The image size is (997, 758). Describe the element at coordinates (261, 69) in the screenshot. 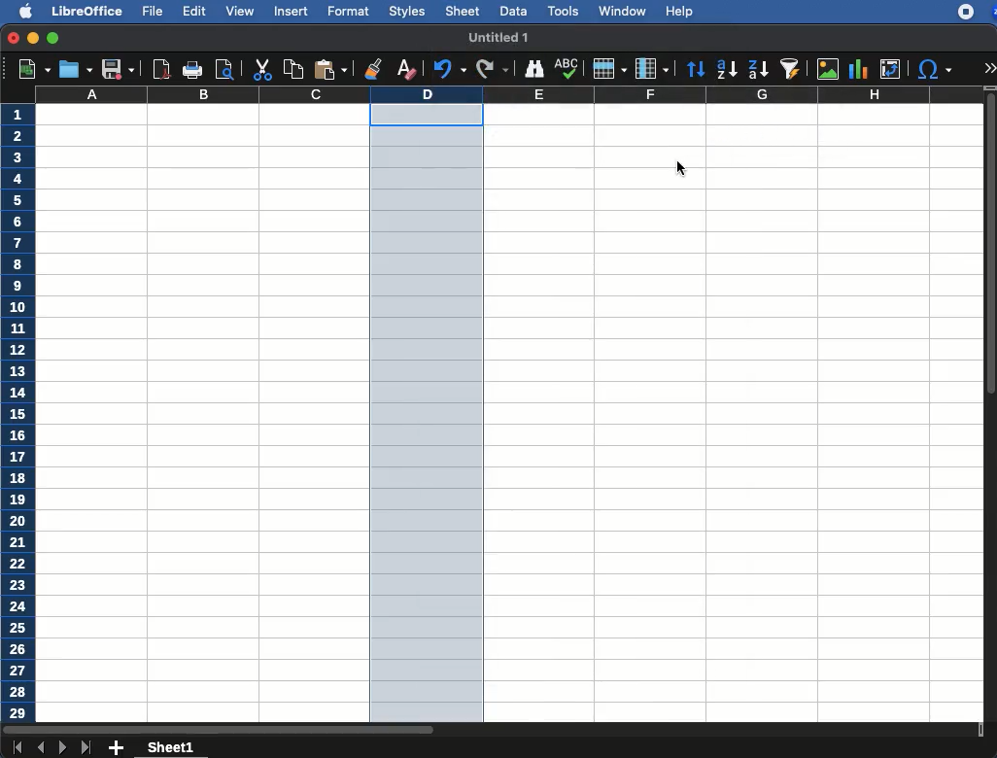

I see `cut` at that location.